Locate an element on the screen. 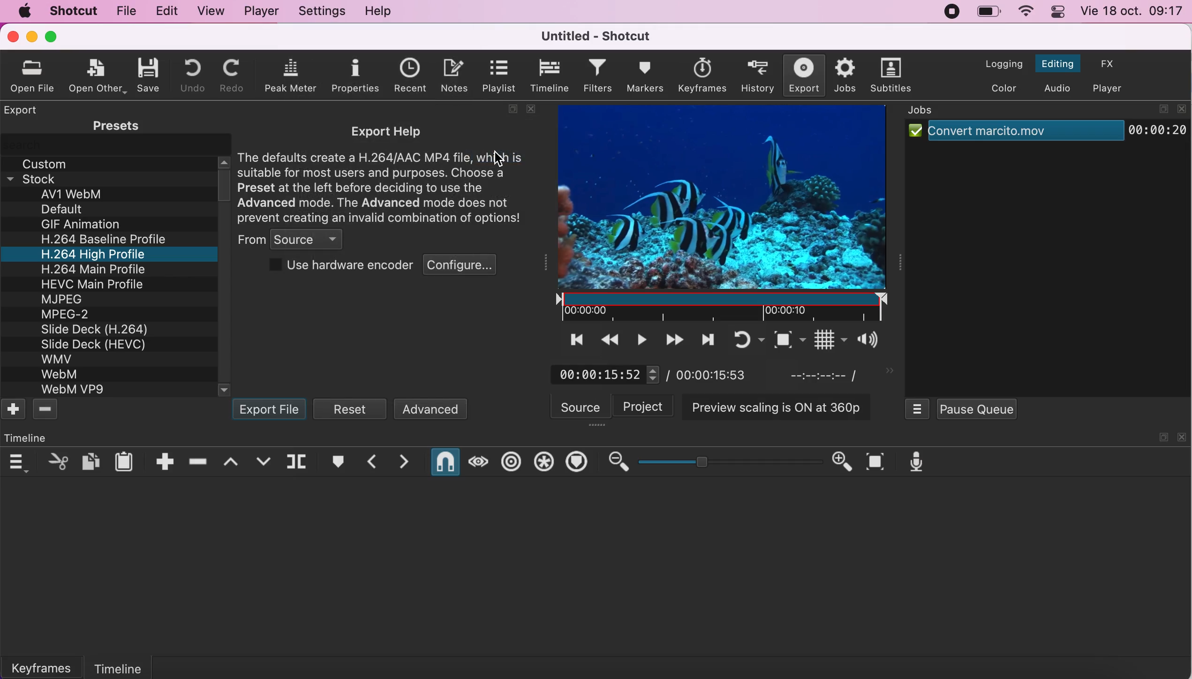 This screenshot has height=679, width=1192. cut is located at coordinates (56, 461).